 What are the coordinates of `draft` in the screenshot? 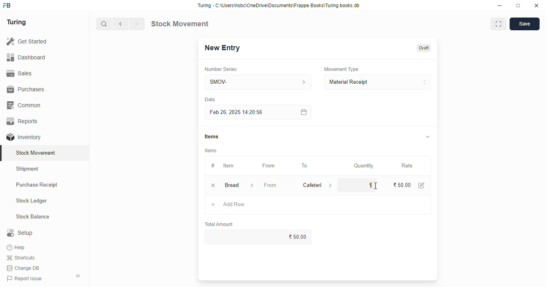 It's located at (424, 48).